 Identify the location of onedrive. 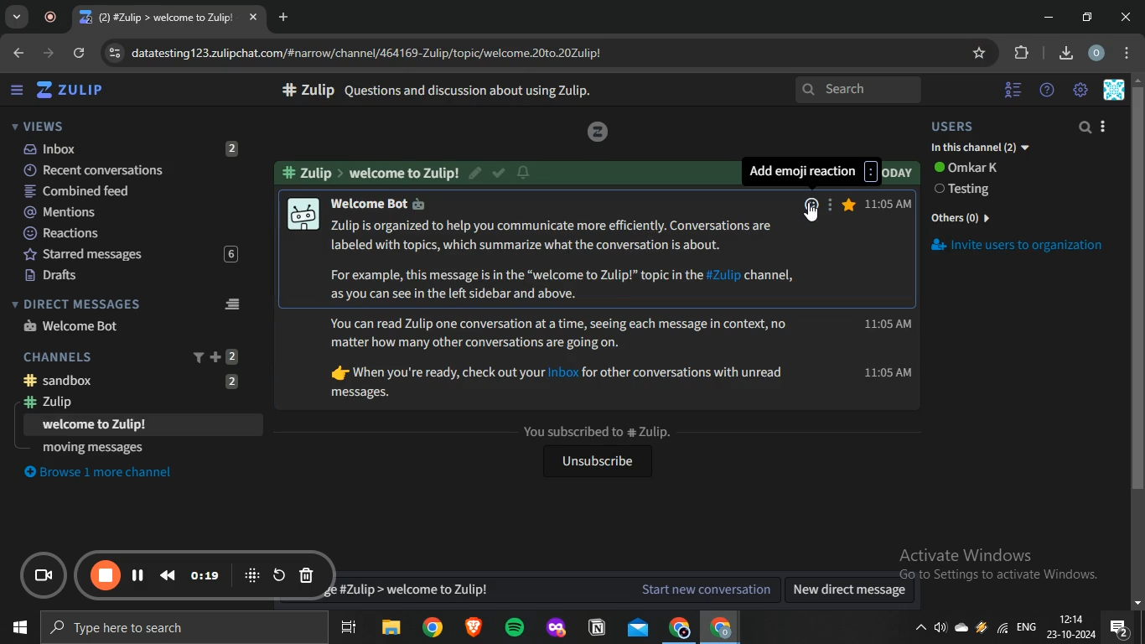
(964, 629).